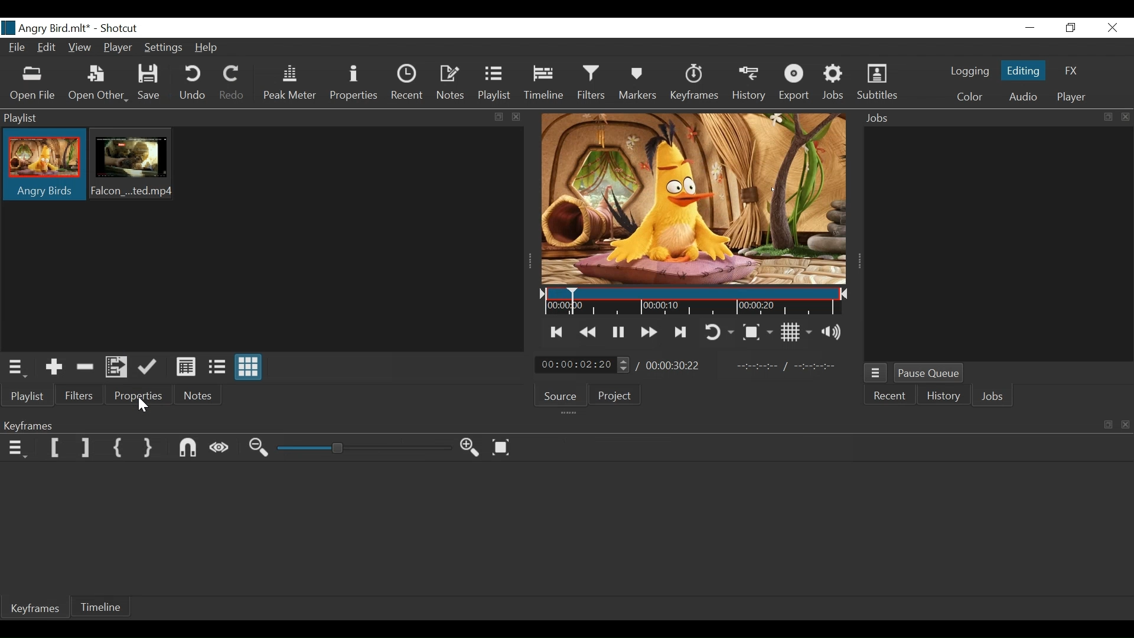  Describe the element at coordinates (406, 83) in the screenshot. I see `Recent` at that location.